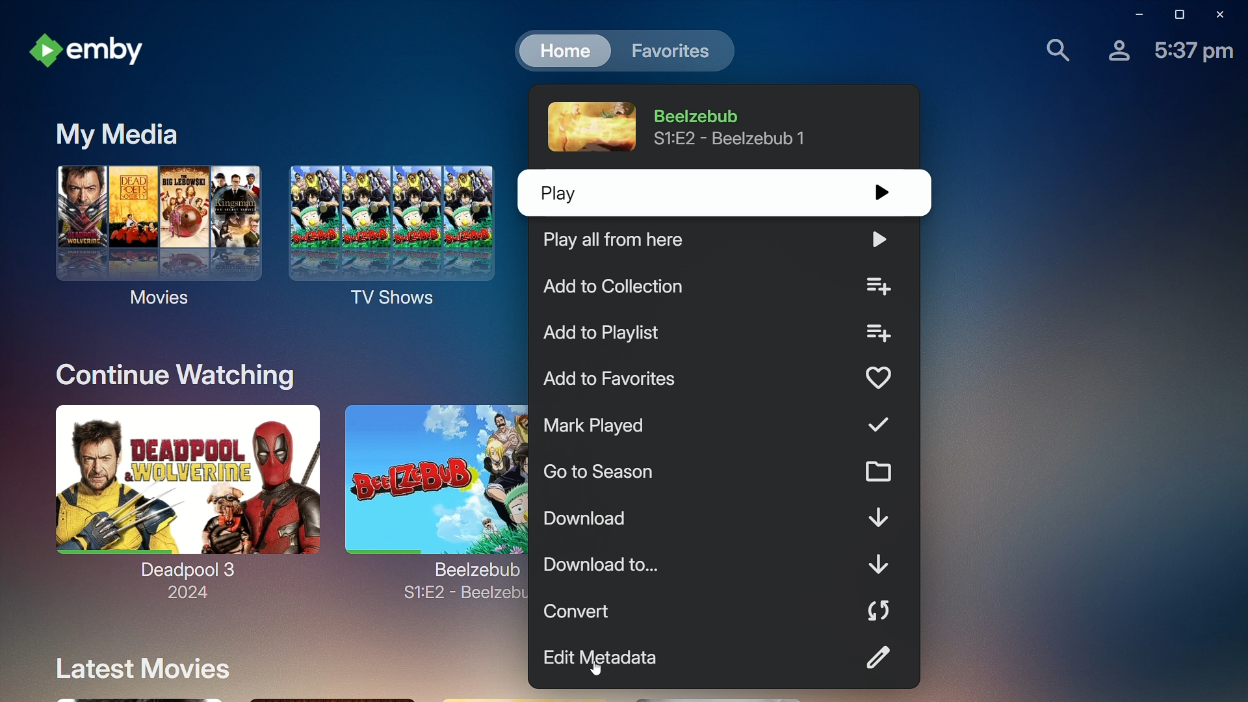  Describe the element at coordinates (183, 487) in the screenshot. I see `Deadpool 3` at that location.